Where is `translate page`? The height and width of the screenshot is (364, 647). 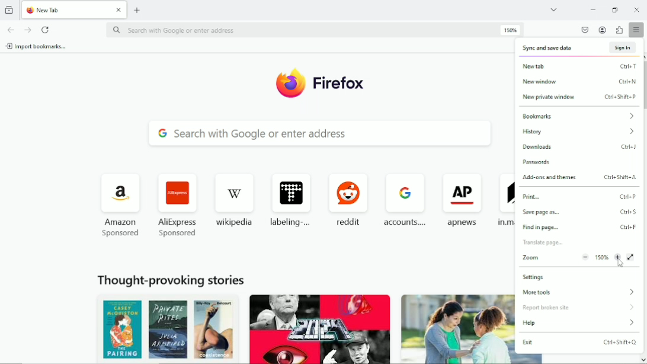 translate page is located at coordinates (543, 243).